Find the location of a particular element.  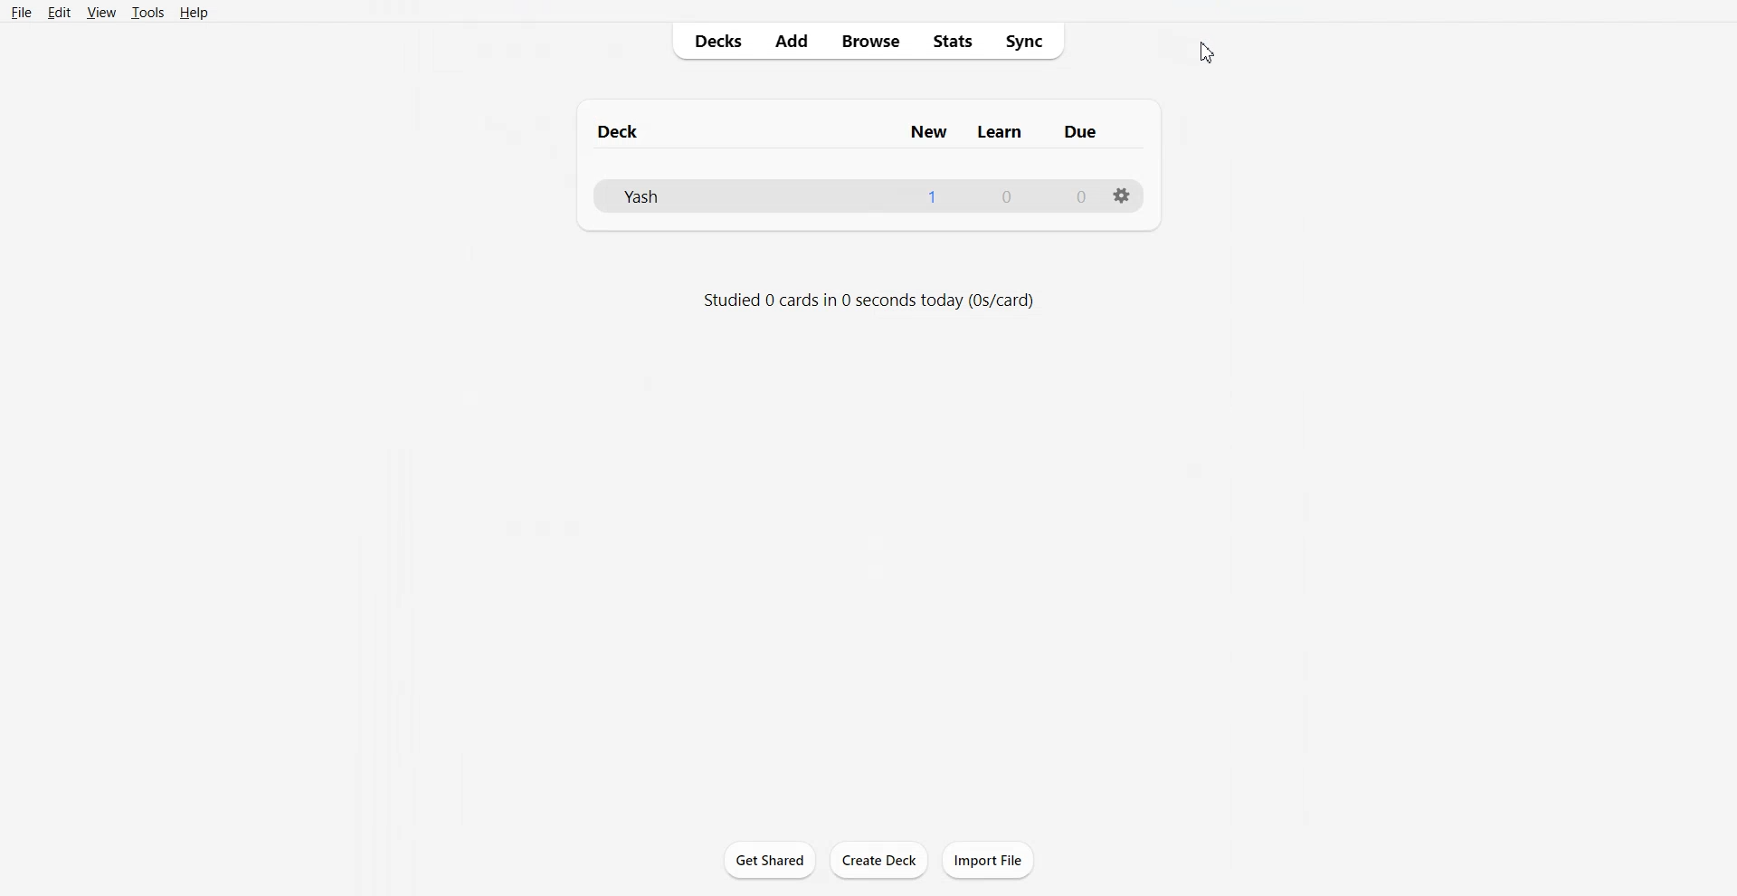

View is located at coordinates (100, 13).